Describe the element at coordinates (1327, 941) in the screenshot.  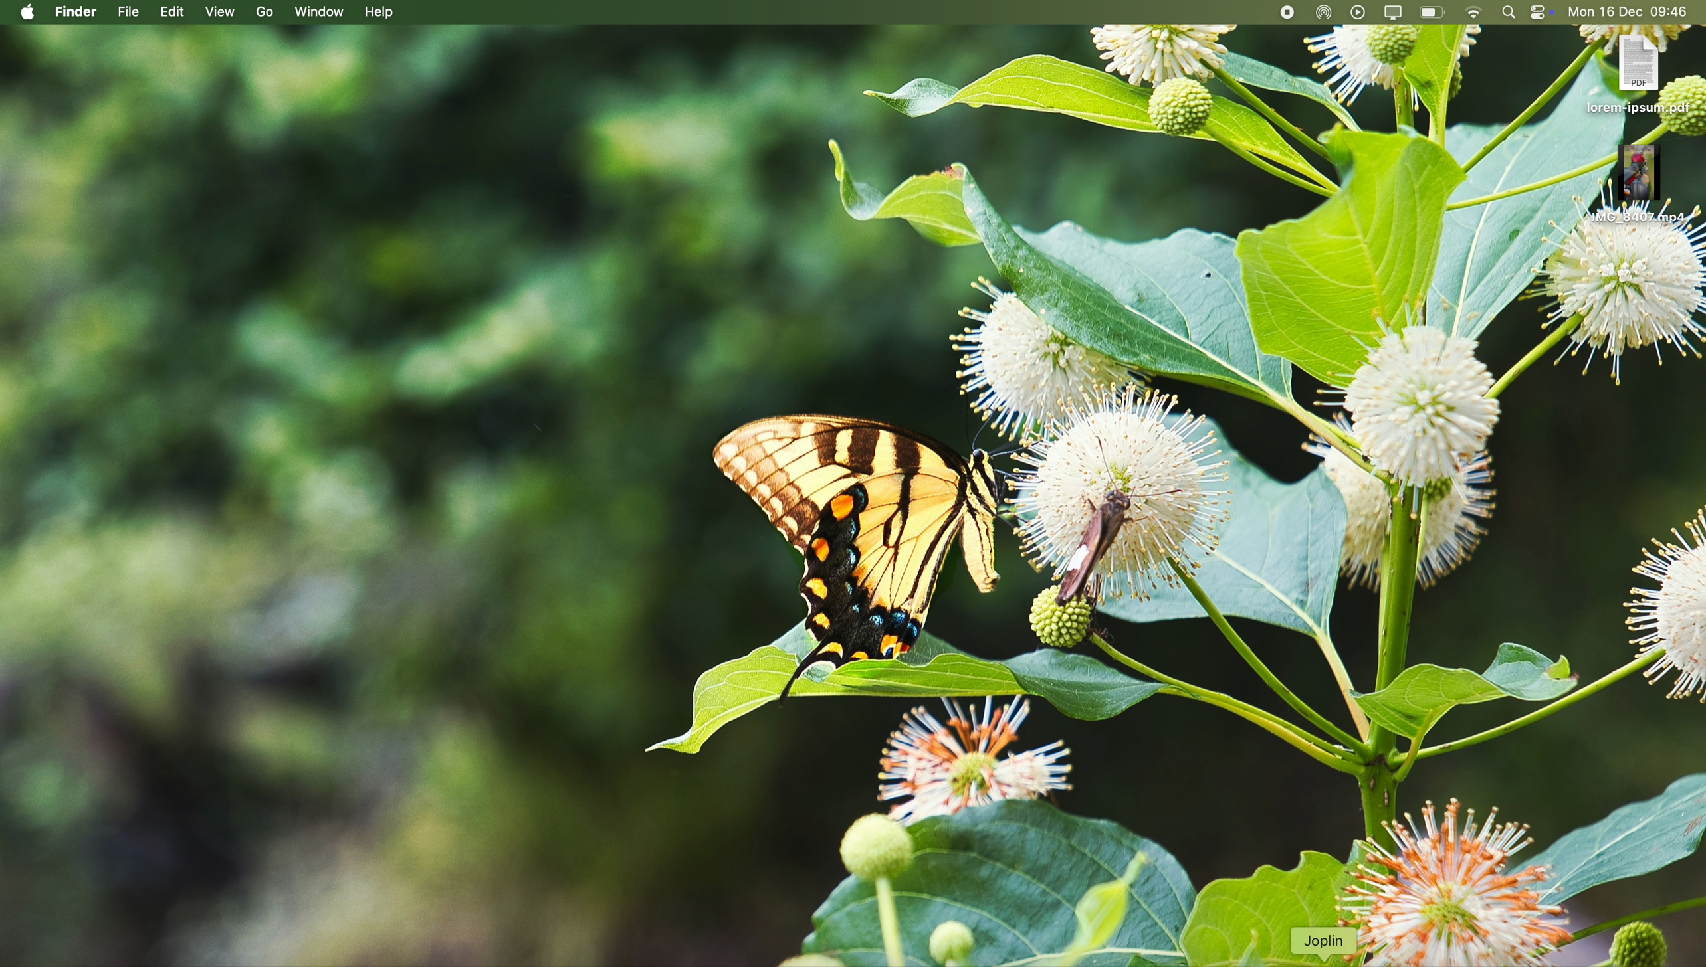
I see `Joplin` at that location.